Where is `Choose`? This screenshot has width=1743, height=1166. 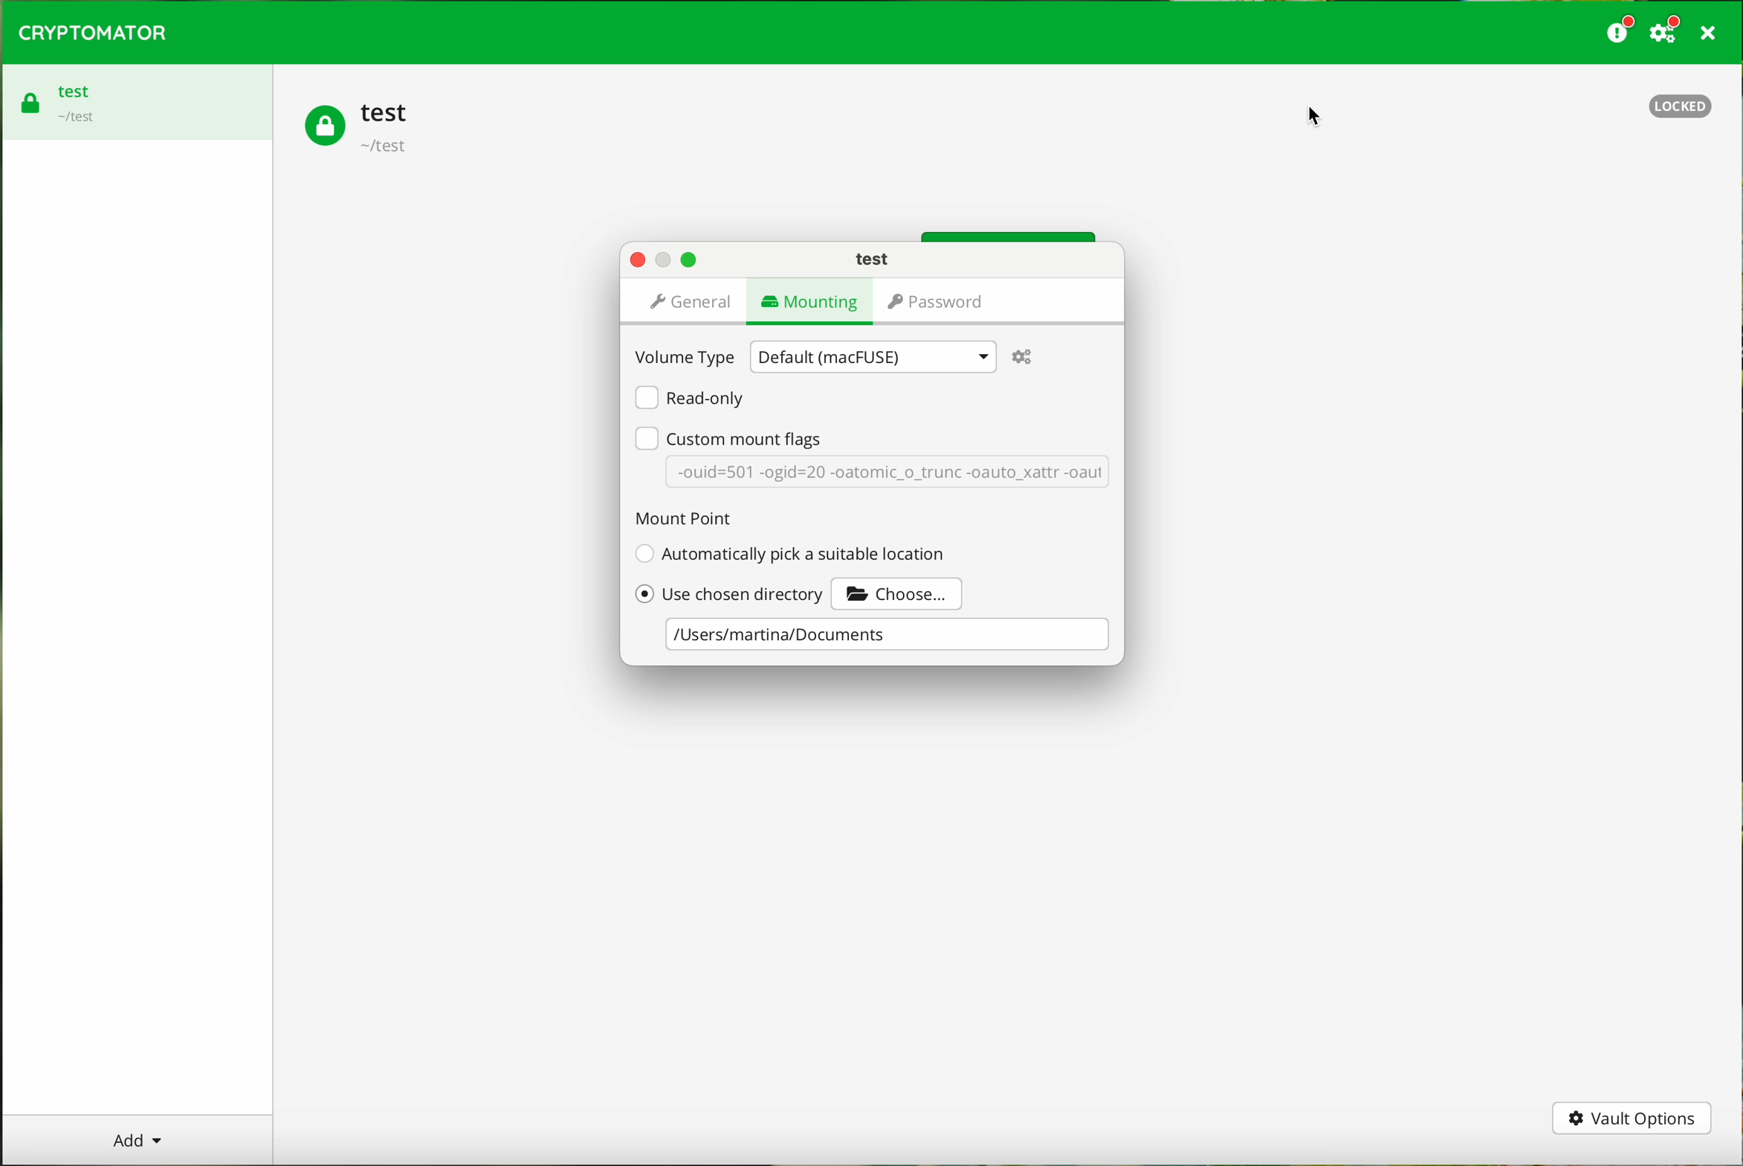 Choose is located at coordinates (902, 590).